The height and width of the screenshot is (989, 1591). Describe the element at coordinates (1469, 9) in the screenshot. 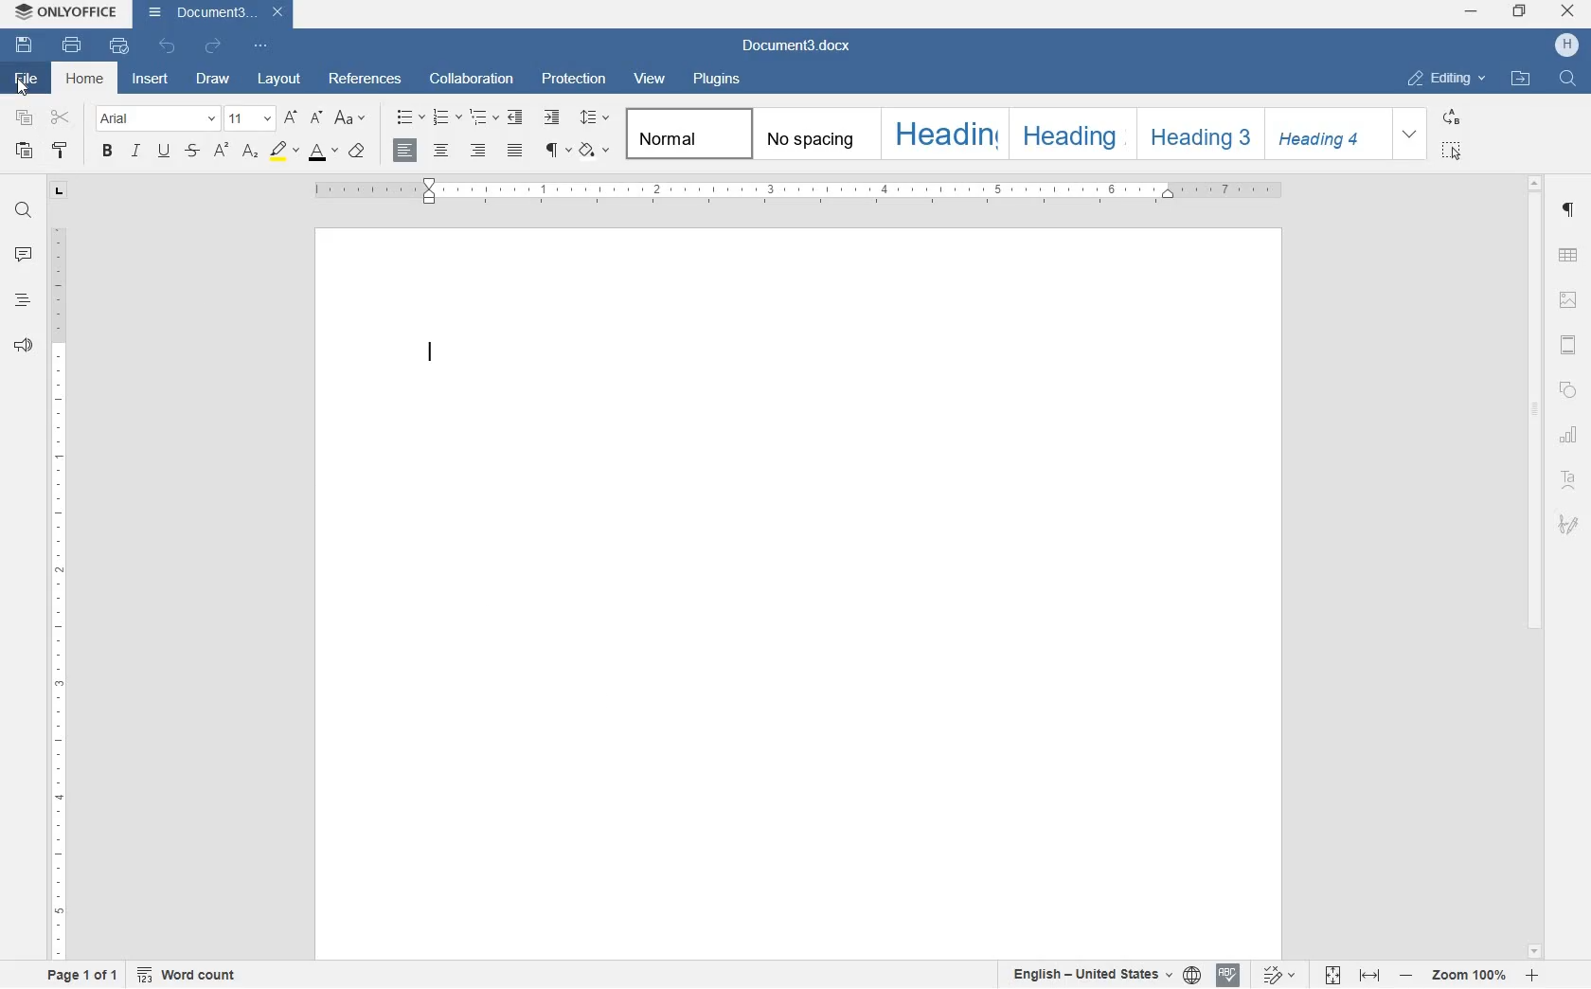

I see `minimize` at that location.